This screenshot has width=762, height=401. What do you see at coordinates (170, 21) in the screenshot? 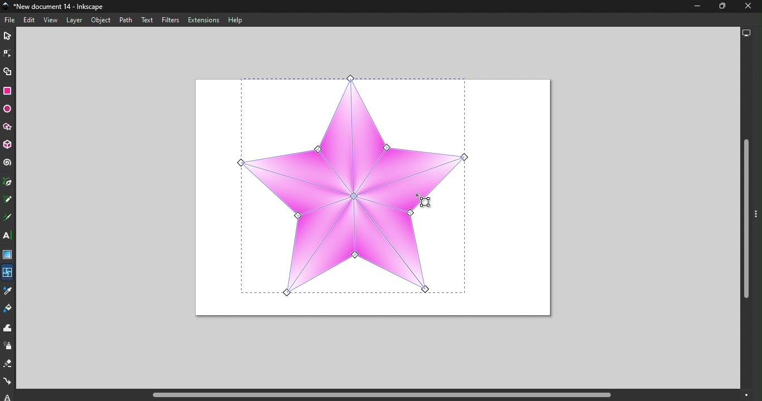
I see `Filters` at bounding box center [170, 21].